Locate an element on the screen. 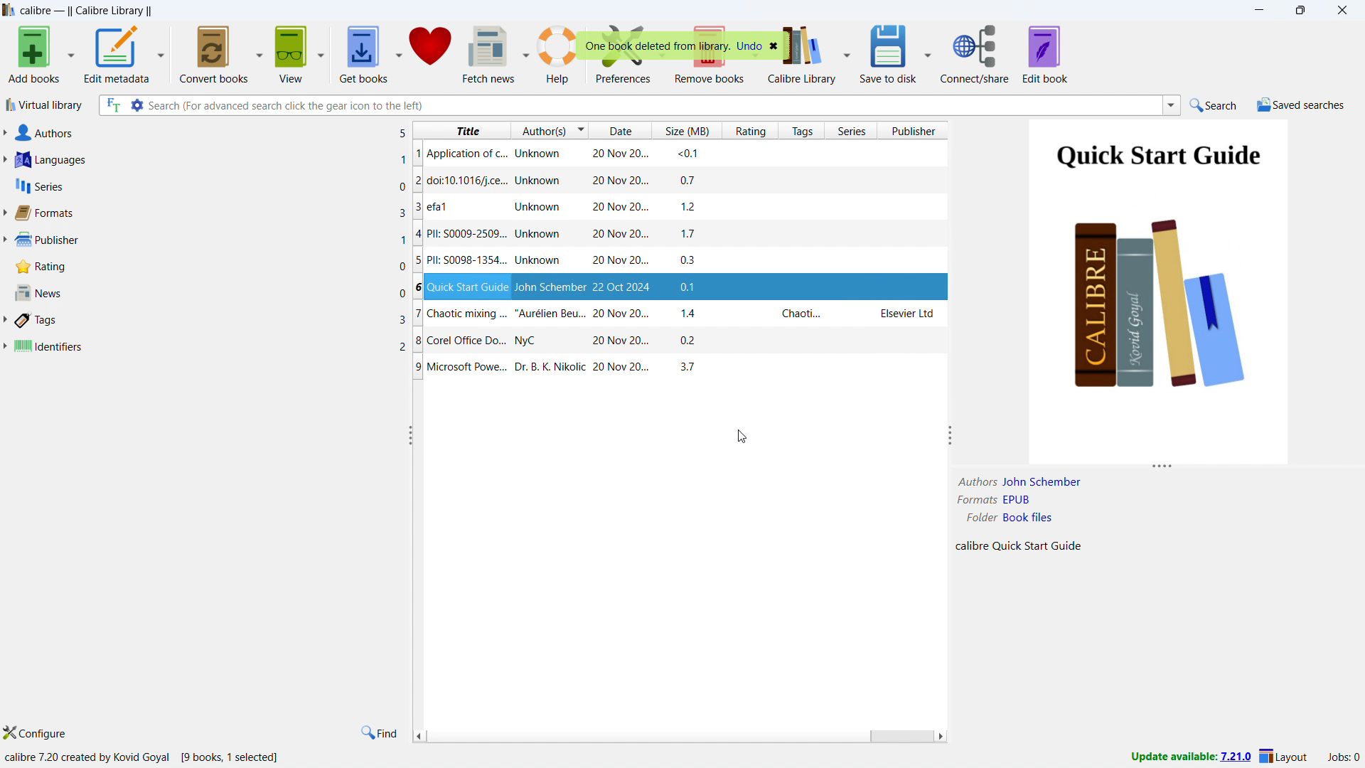 Image resolution: width=1365 pixels, height=768 pixels. saved serches menu is located at coordinates (1301, 107).